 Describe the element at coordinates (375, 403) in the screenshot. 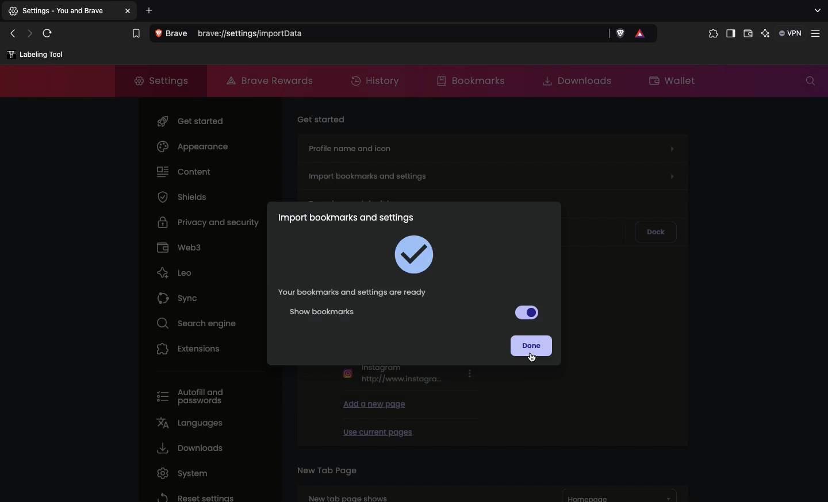

I see `Add a new page` at that location.